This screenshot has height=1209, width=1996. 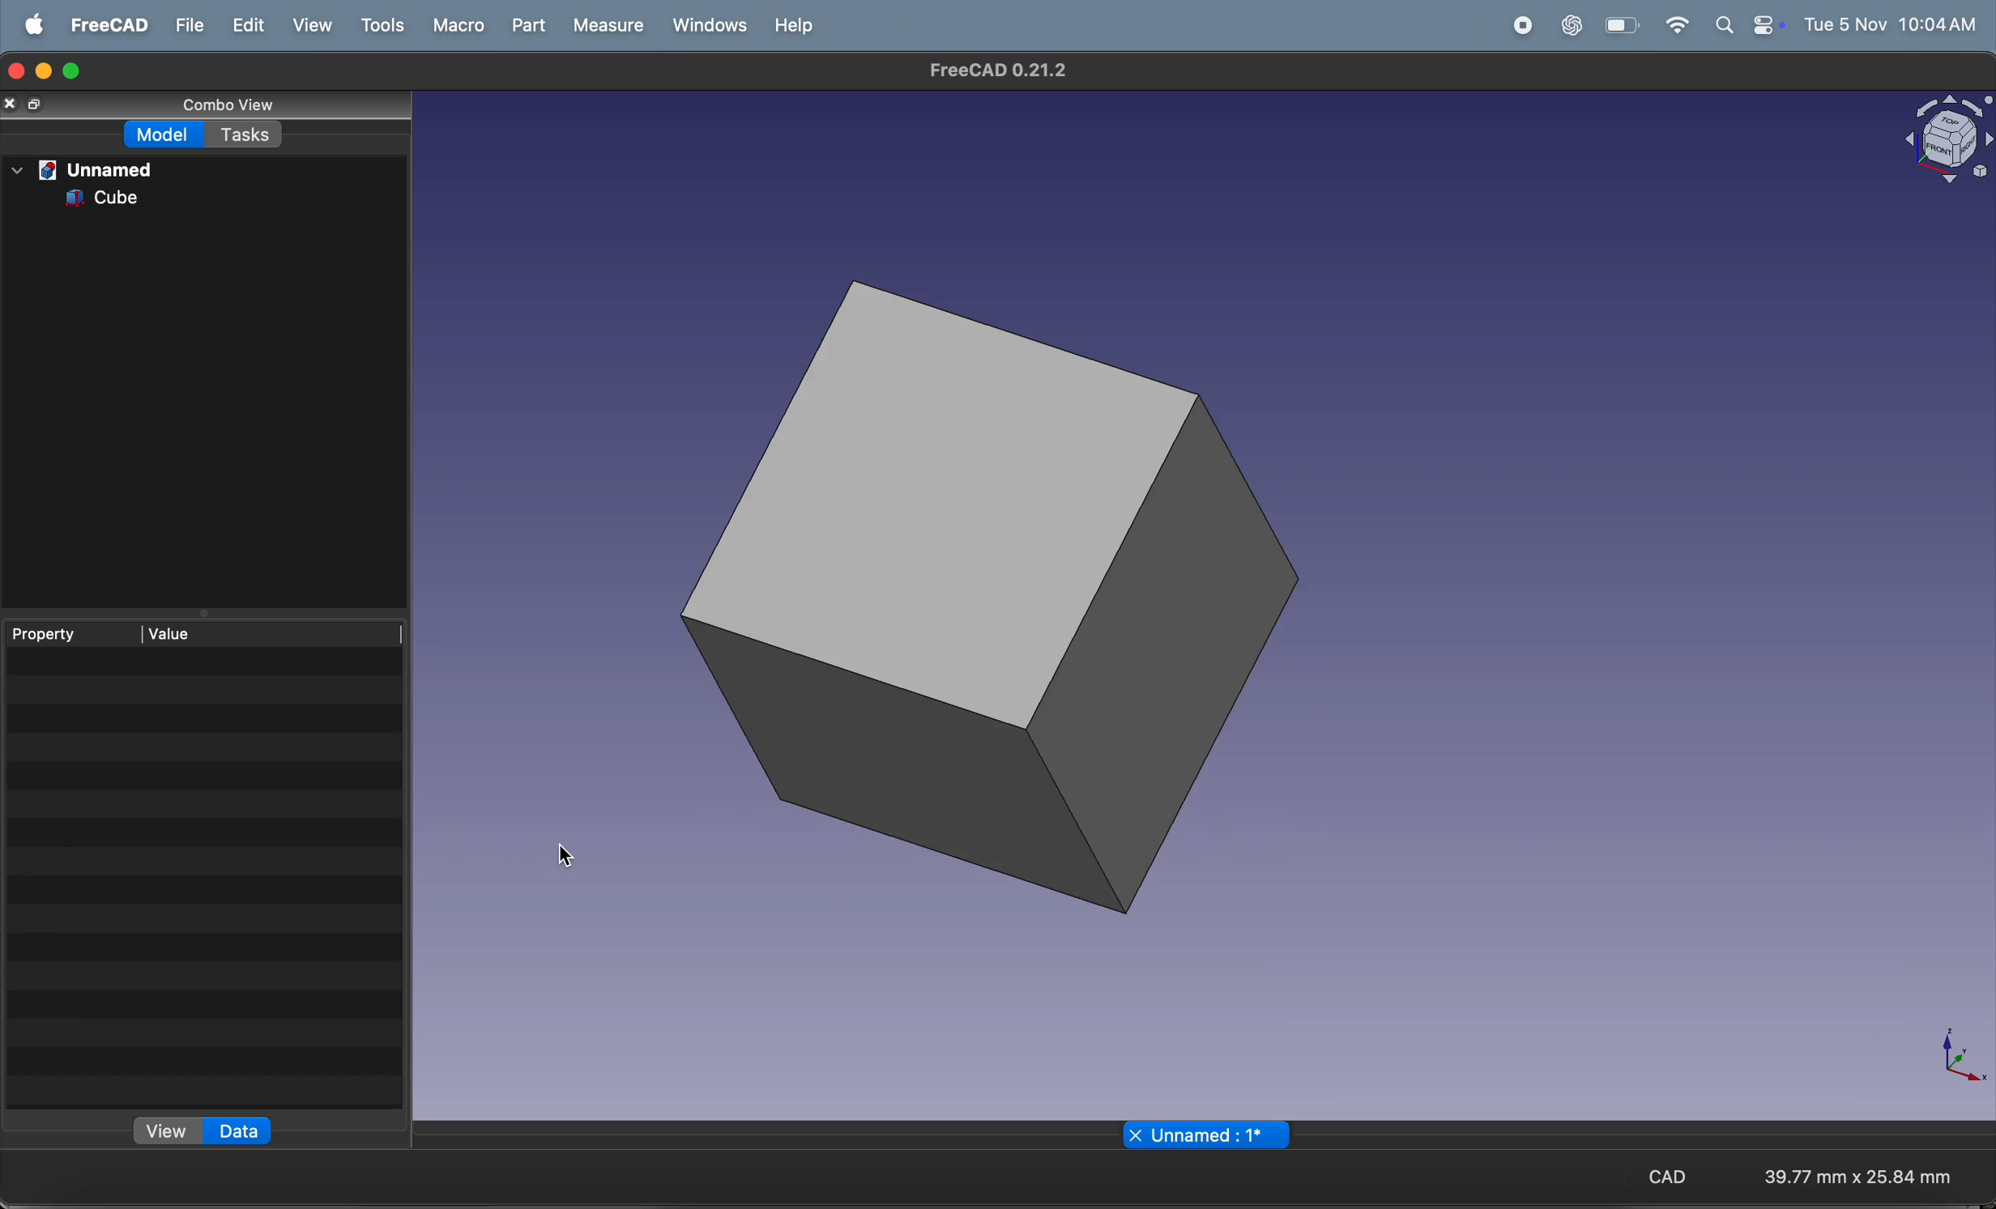 I want to click on unamed, so click(x=1208, y=1135).